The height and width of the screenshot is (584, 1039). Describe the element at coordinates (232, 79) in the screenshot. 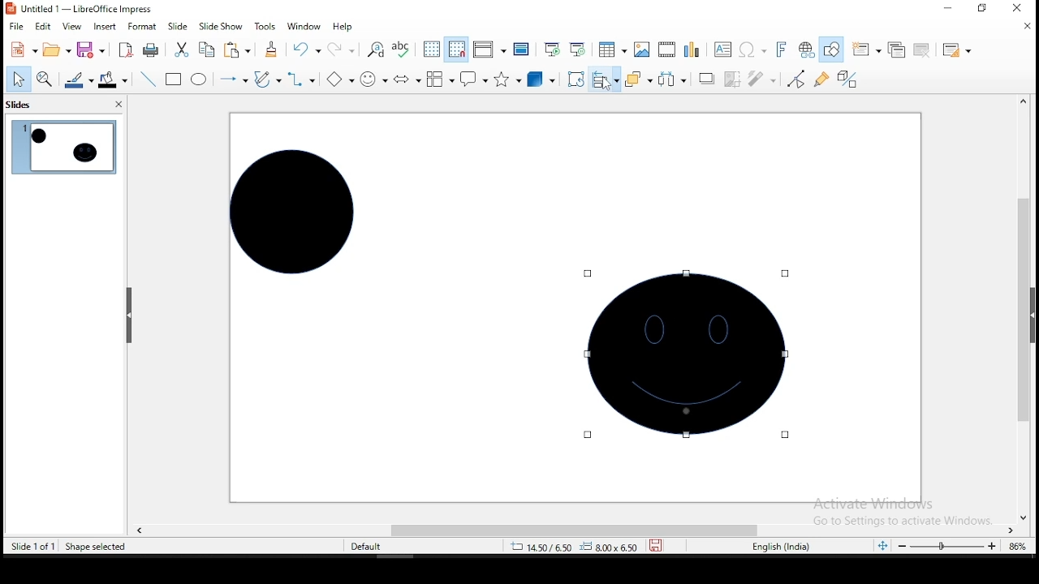

I see `lines and arrows` at that location.